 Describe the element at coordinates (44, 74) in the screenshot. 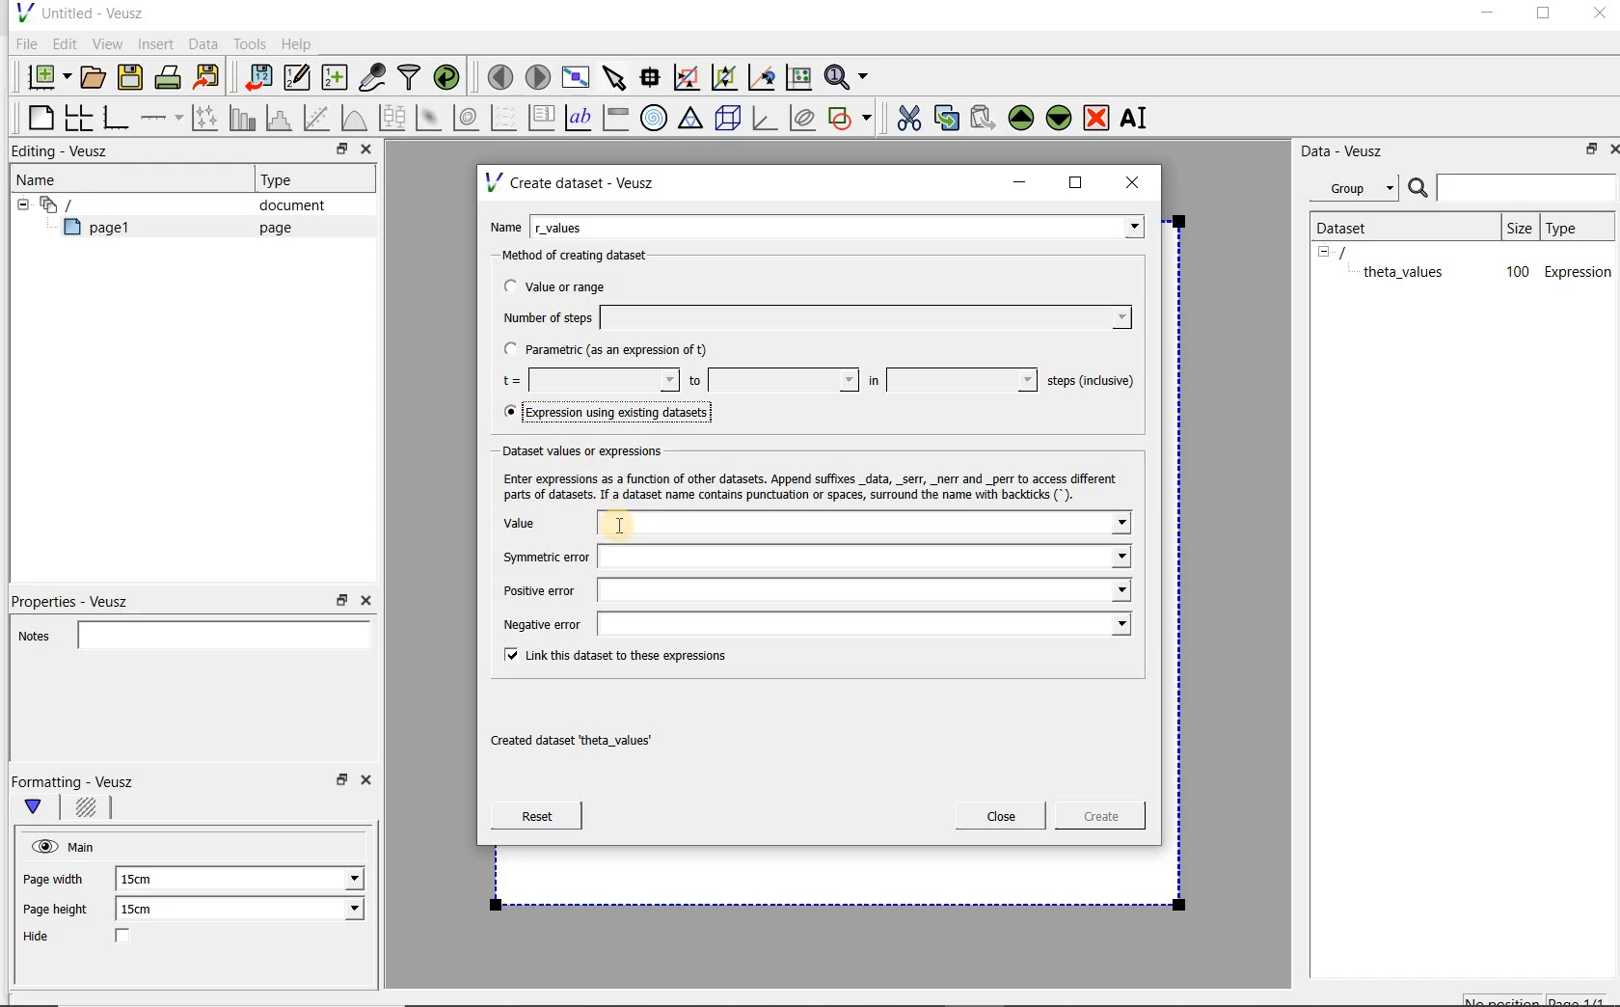

I see `new document` at that location.